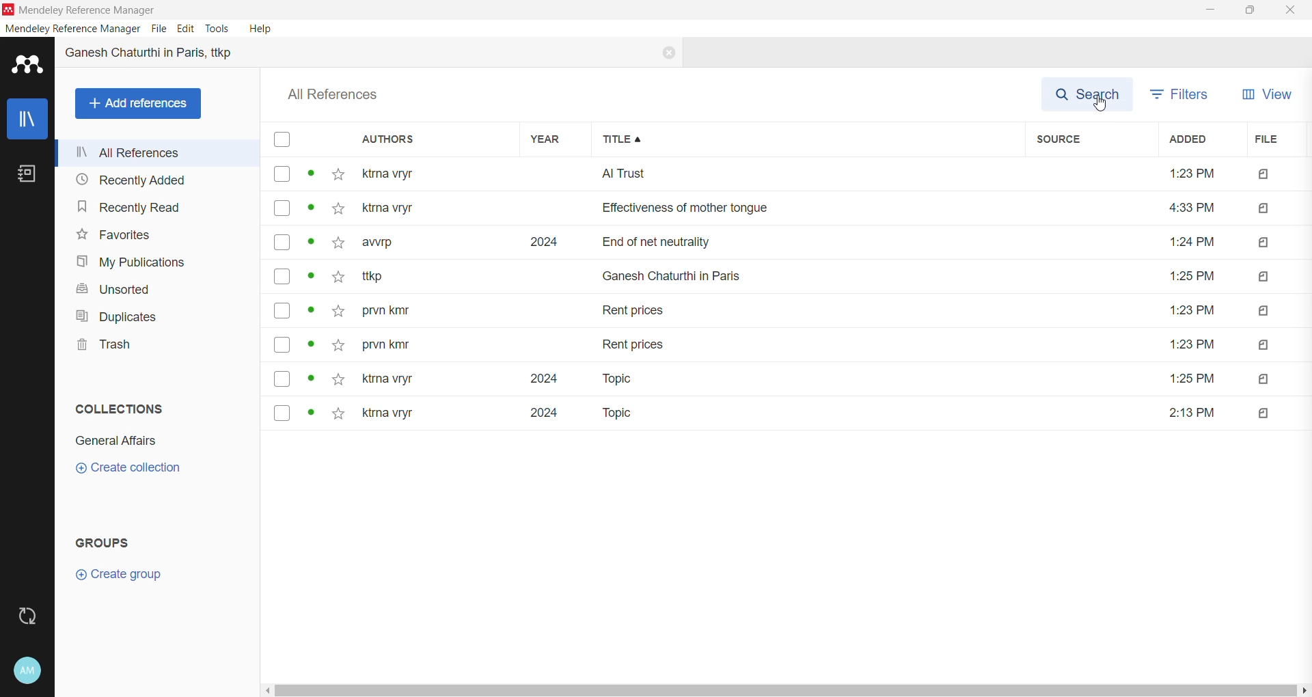  What do you see at coordinates (787, 175) in the screenshot?
I see `ktrna vryr Al Trust 1:23PM` at bounding box center [787, 175].